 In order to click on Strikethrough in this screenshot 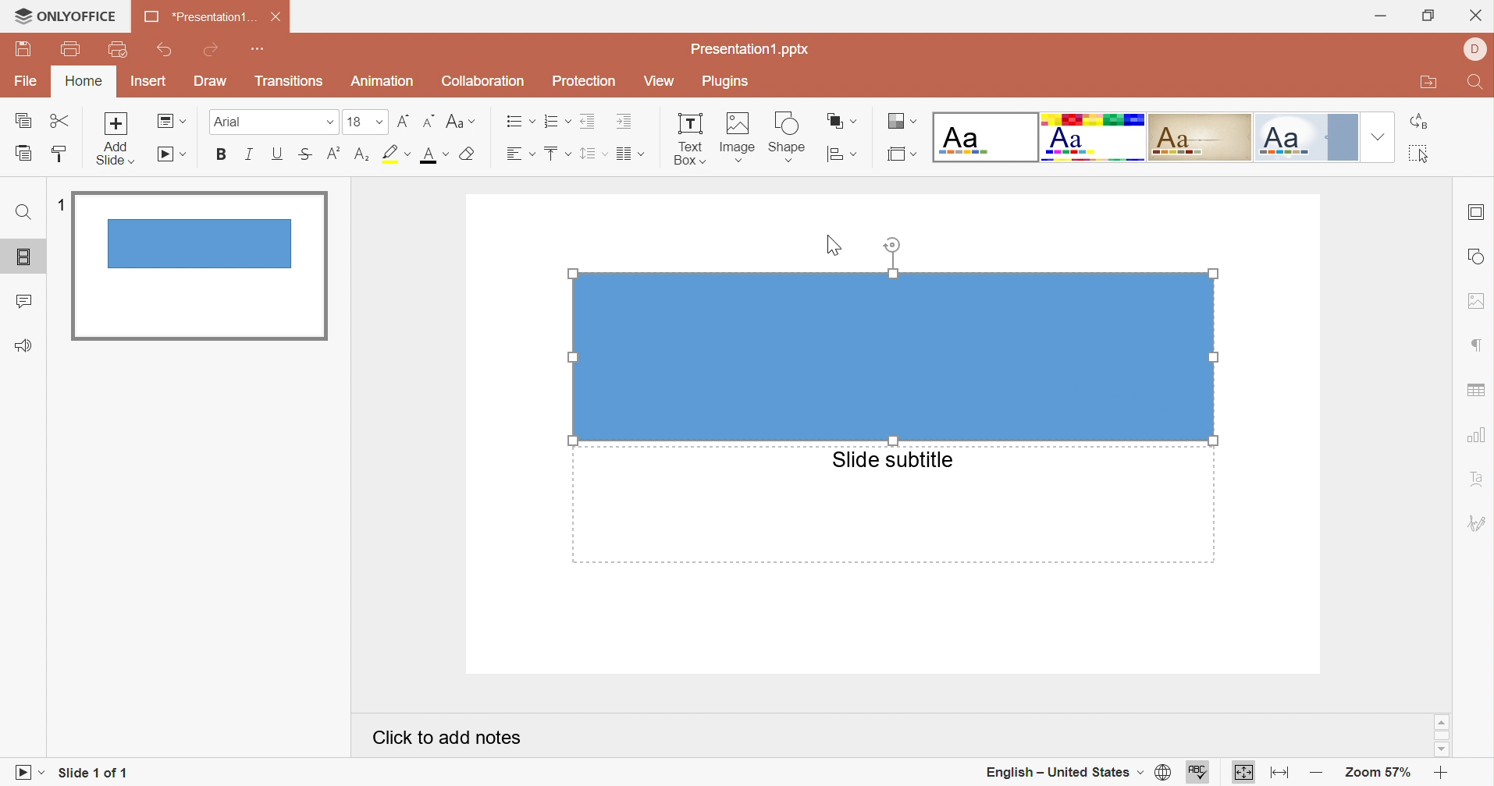, I will do `click(304, 156)`.